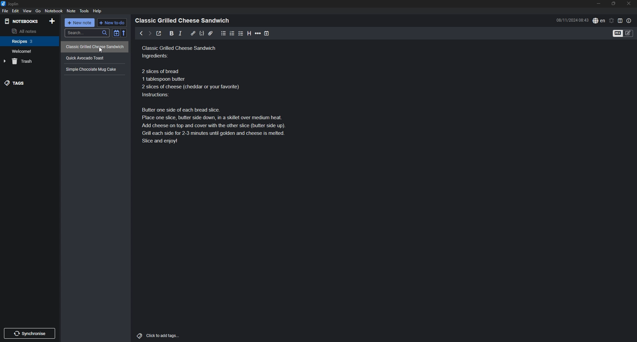 The image size is (637, 342). I want to click on cursor, so click(101, 50).